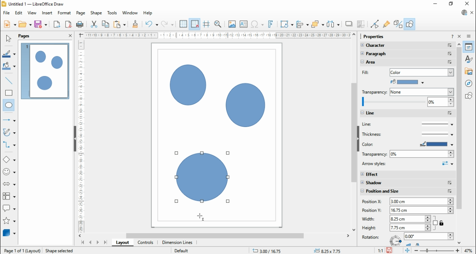 The width and height of the screenshot is (476, 254). I want to click on Properties, so click(374, 36).